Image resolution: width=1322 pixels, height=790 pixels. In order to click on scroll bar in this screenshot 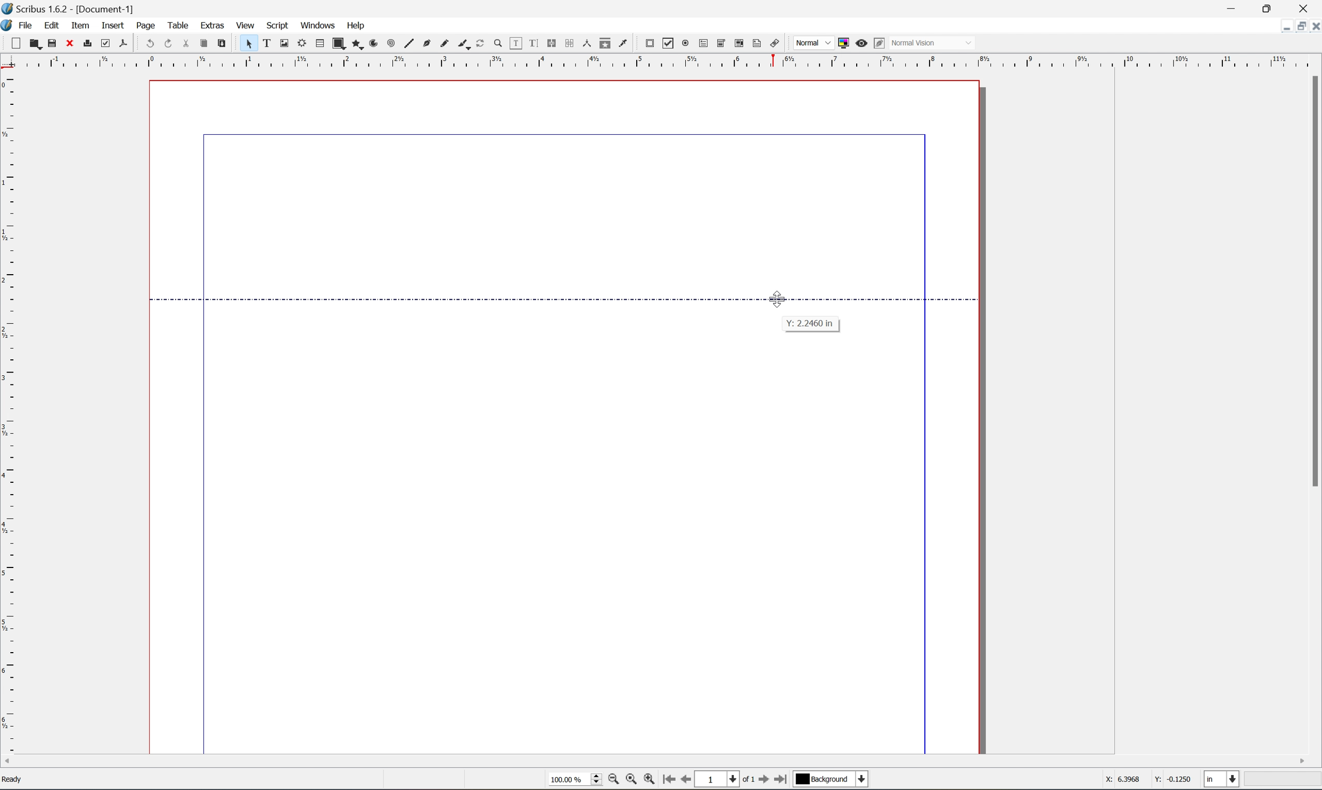, I will do `click(654, 762)`.